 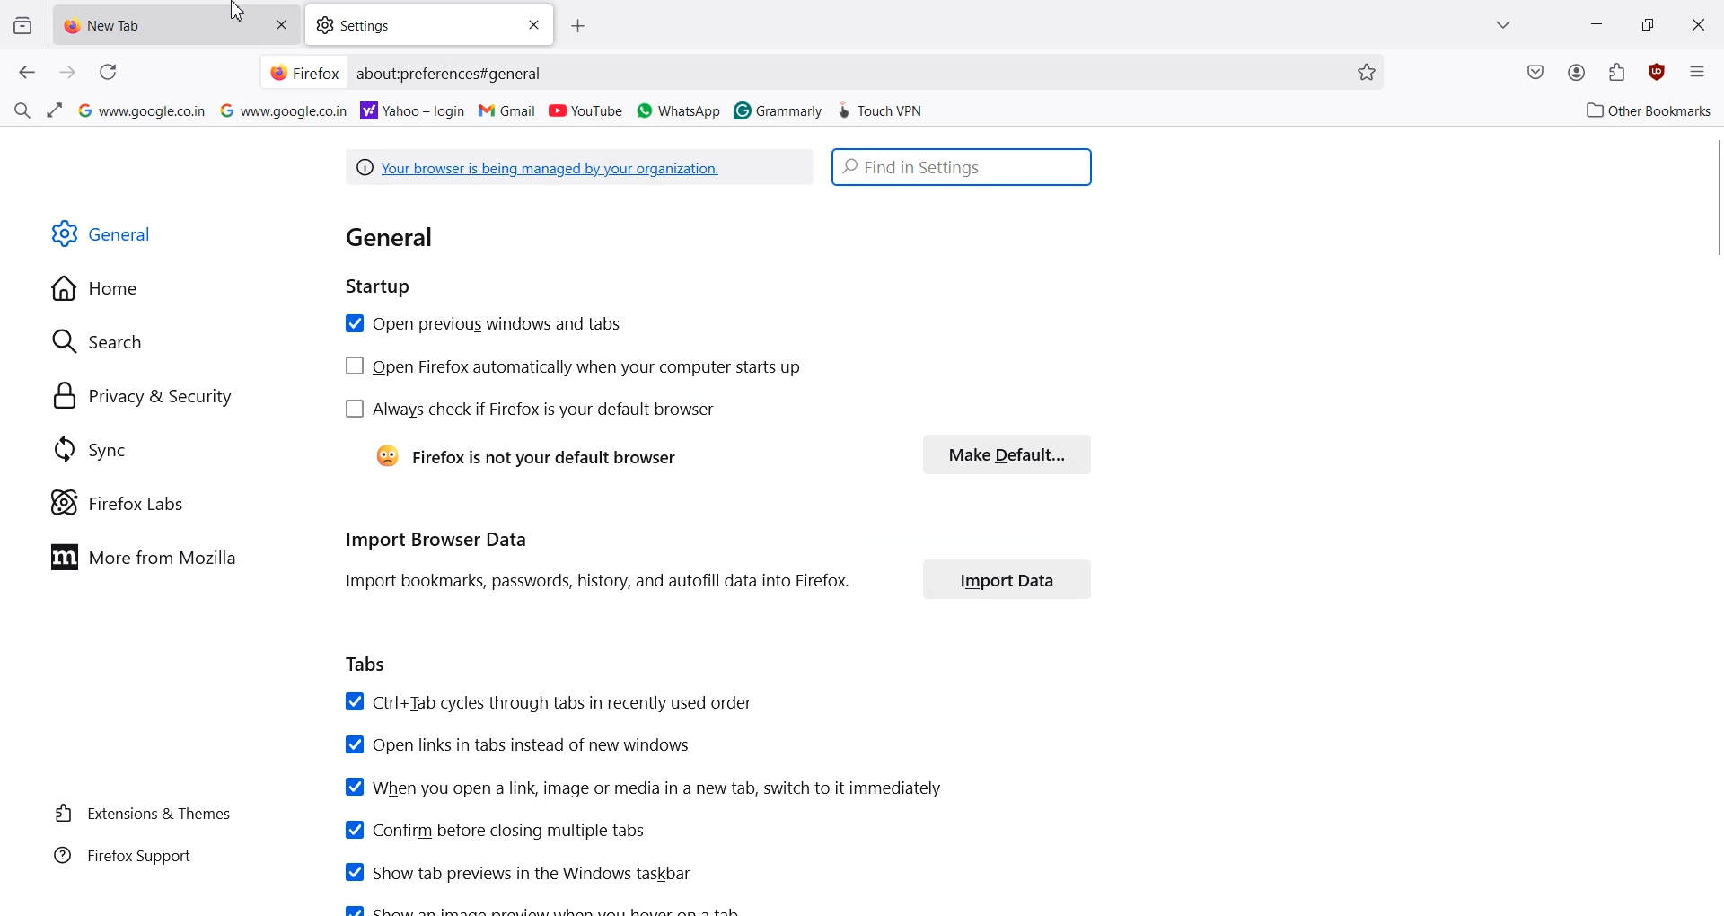 I want to click on Import Data, so click(x=1007, y=579).